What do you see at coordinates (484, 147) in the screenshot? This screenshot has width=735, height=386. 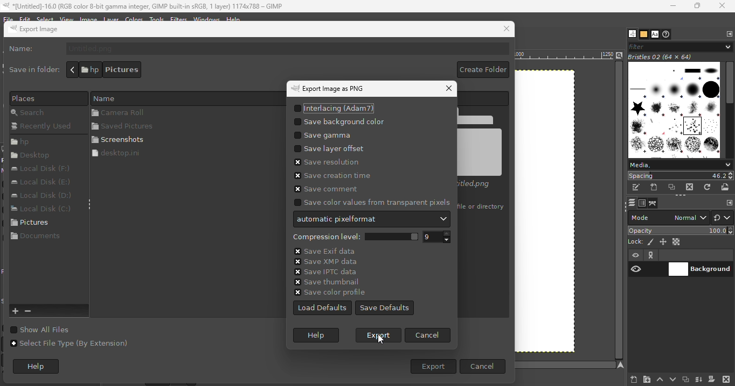 I see `Untitled.png` at bounding box center [484, 147].